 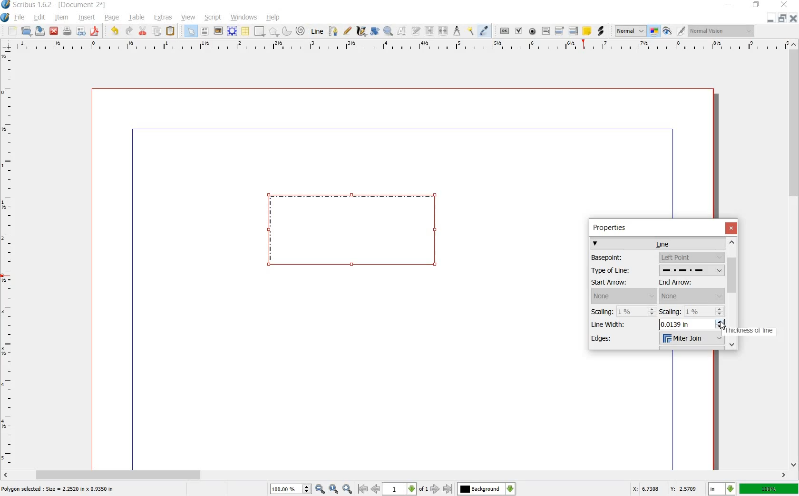 I want to click on thickness of line, so click(x=759, y=332).